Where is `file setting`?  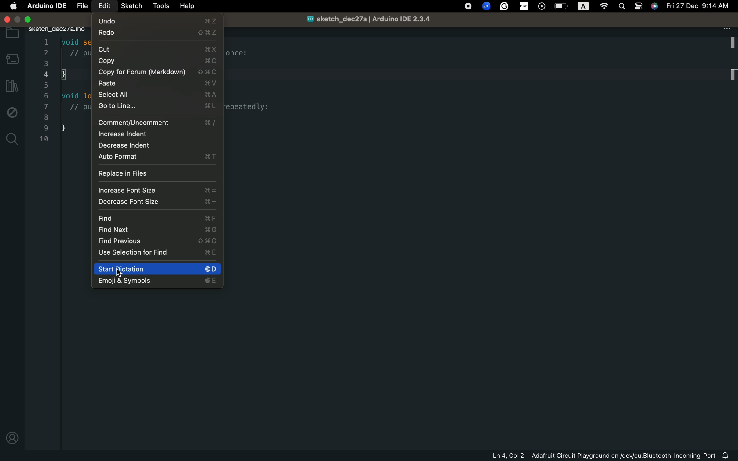
file setting is located at coordinates (727, 29).